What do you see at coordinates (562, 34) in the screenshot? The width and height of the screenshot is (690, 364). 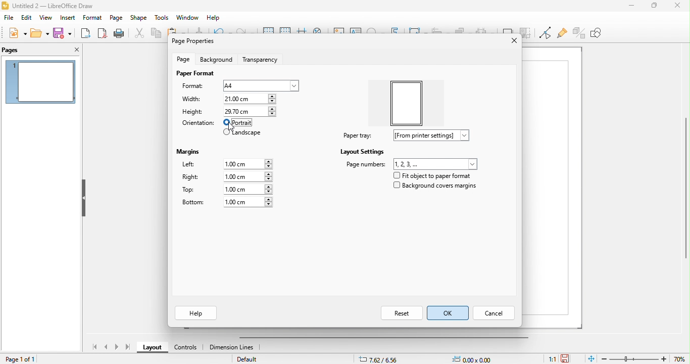 I see `show gulepoint functions` at bounding box center [562, 34].